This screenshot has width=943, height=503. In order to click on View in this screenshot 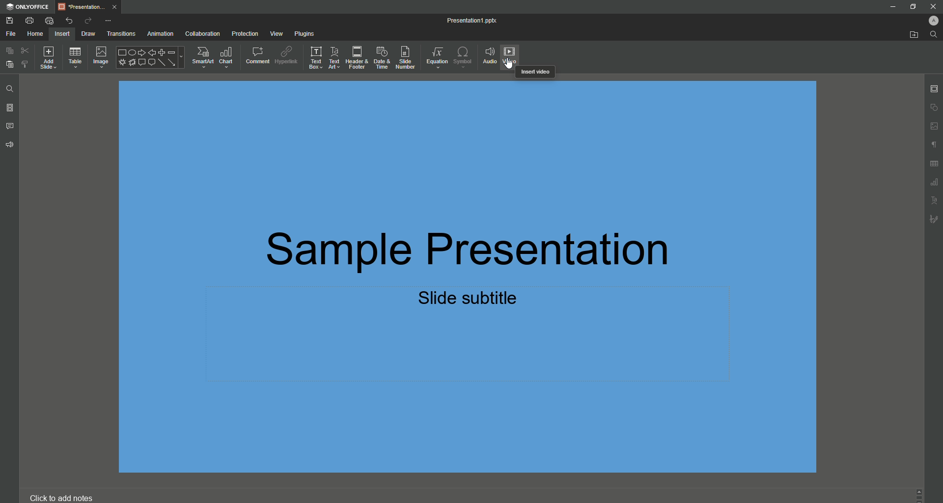, I will do `click(273, 33)`.